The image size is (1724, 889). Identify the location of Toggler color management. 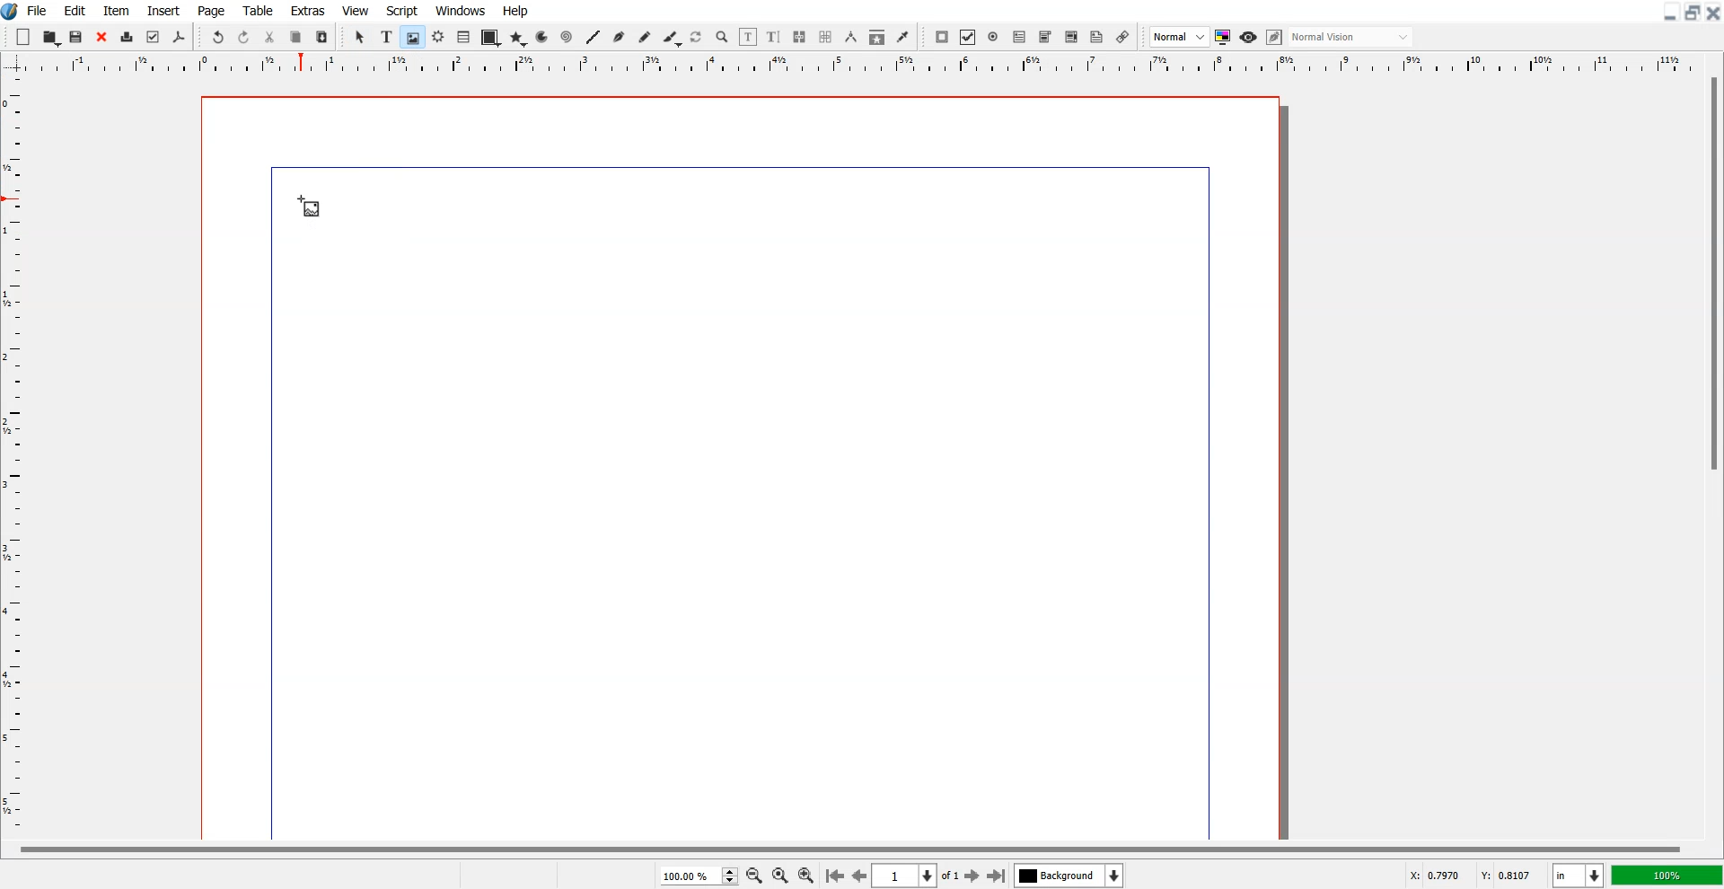
(1223, 37).